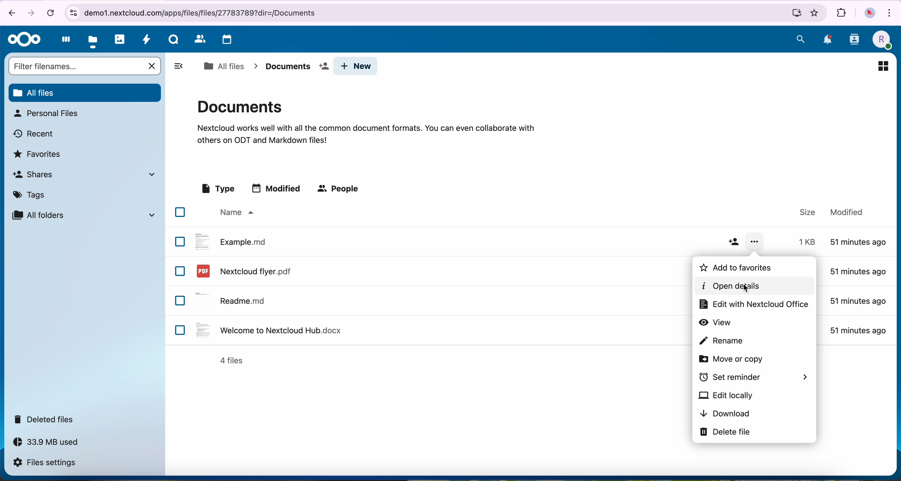 This screenshot has width=901, height=481. Describe the element at coordinates (235, 213) in the screenshot. I see `name` at that location.